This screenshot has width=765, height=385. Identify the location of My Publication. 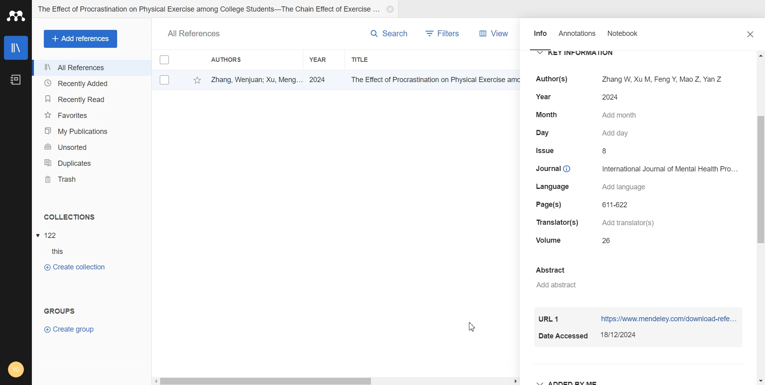
(92, 131).